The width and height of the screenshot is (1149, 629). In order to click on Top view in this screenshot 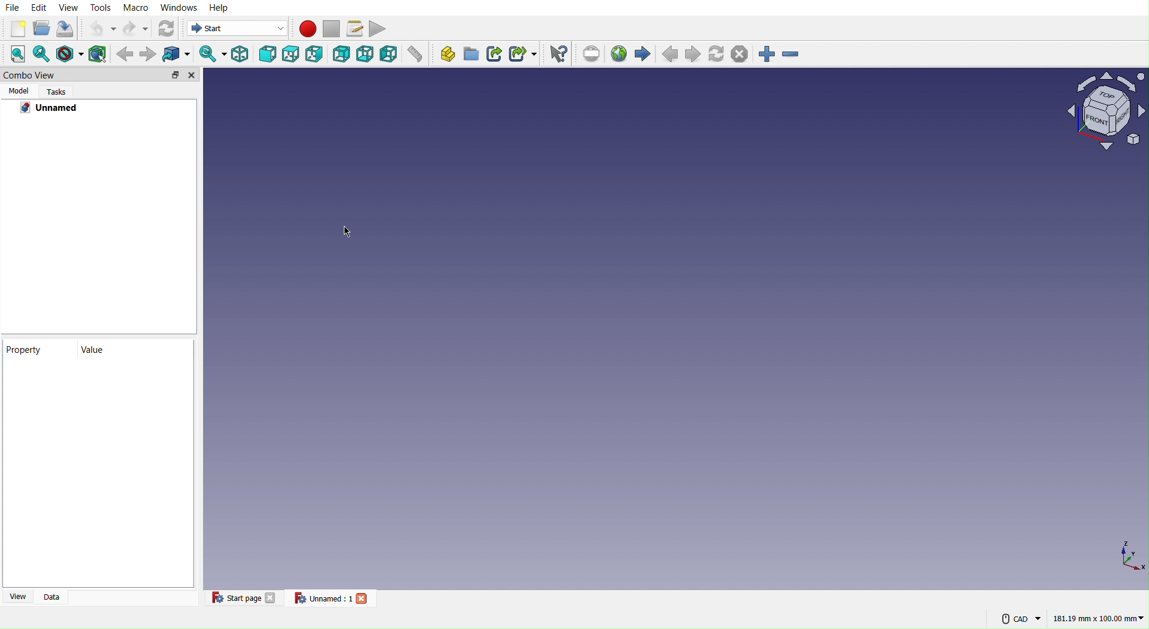, I will do `click(292, 53)`.